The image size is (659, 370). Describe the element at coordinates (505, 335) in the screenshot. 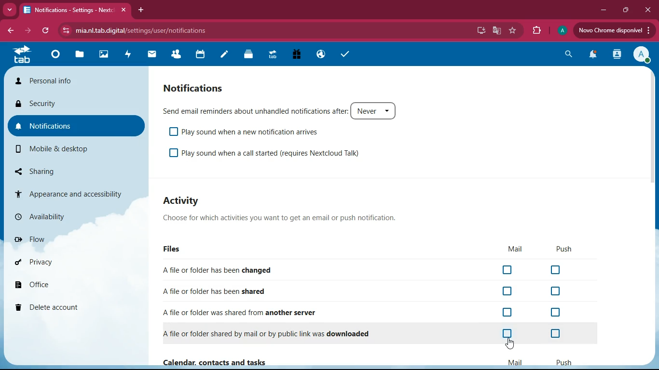

I see `off` at that location.